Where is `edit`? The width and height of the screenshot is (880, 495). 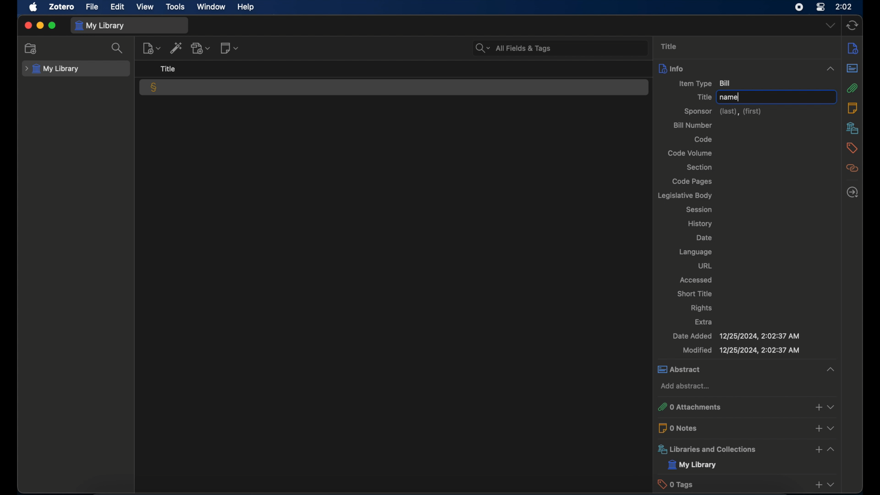
edit is located at coordinates (118, 7).